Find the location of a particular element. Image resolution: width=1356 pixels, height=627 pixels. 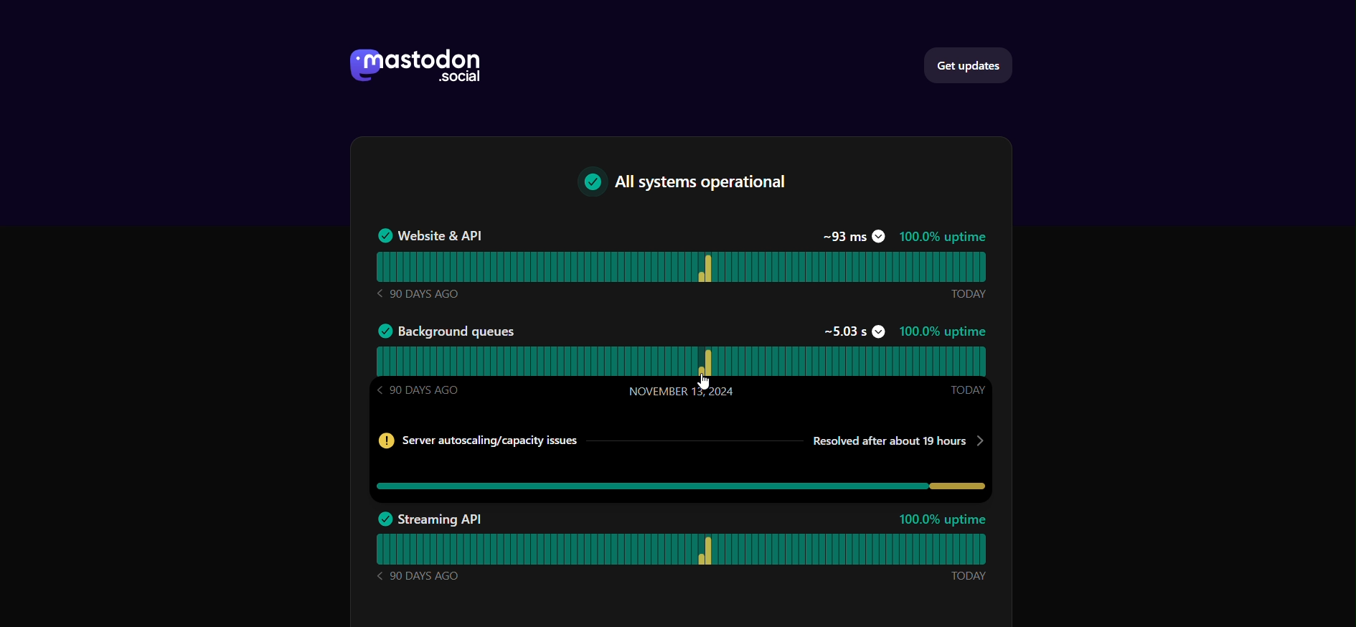

Server info is located at coordinates (479, 440).